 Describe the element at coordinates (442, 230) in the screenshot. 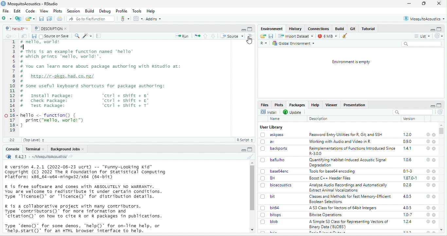

I see `scroll up` at that location.